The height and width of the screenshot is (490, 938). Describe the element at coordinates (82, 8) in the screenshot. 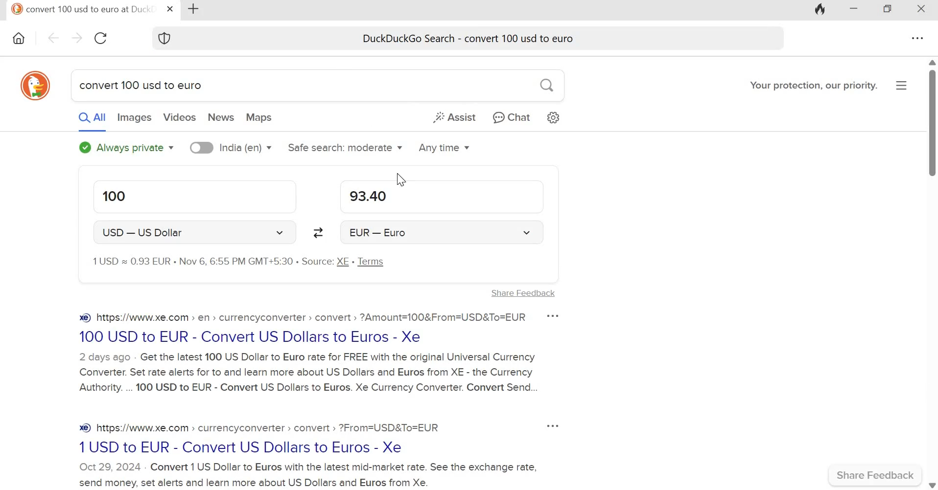

I see `convert 100 usd to euro at DuckDuckGo` at that location.